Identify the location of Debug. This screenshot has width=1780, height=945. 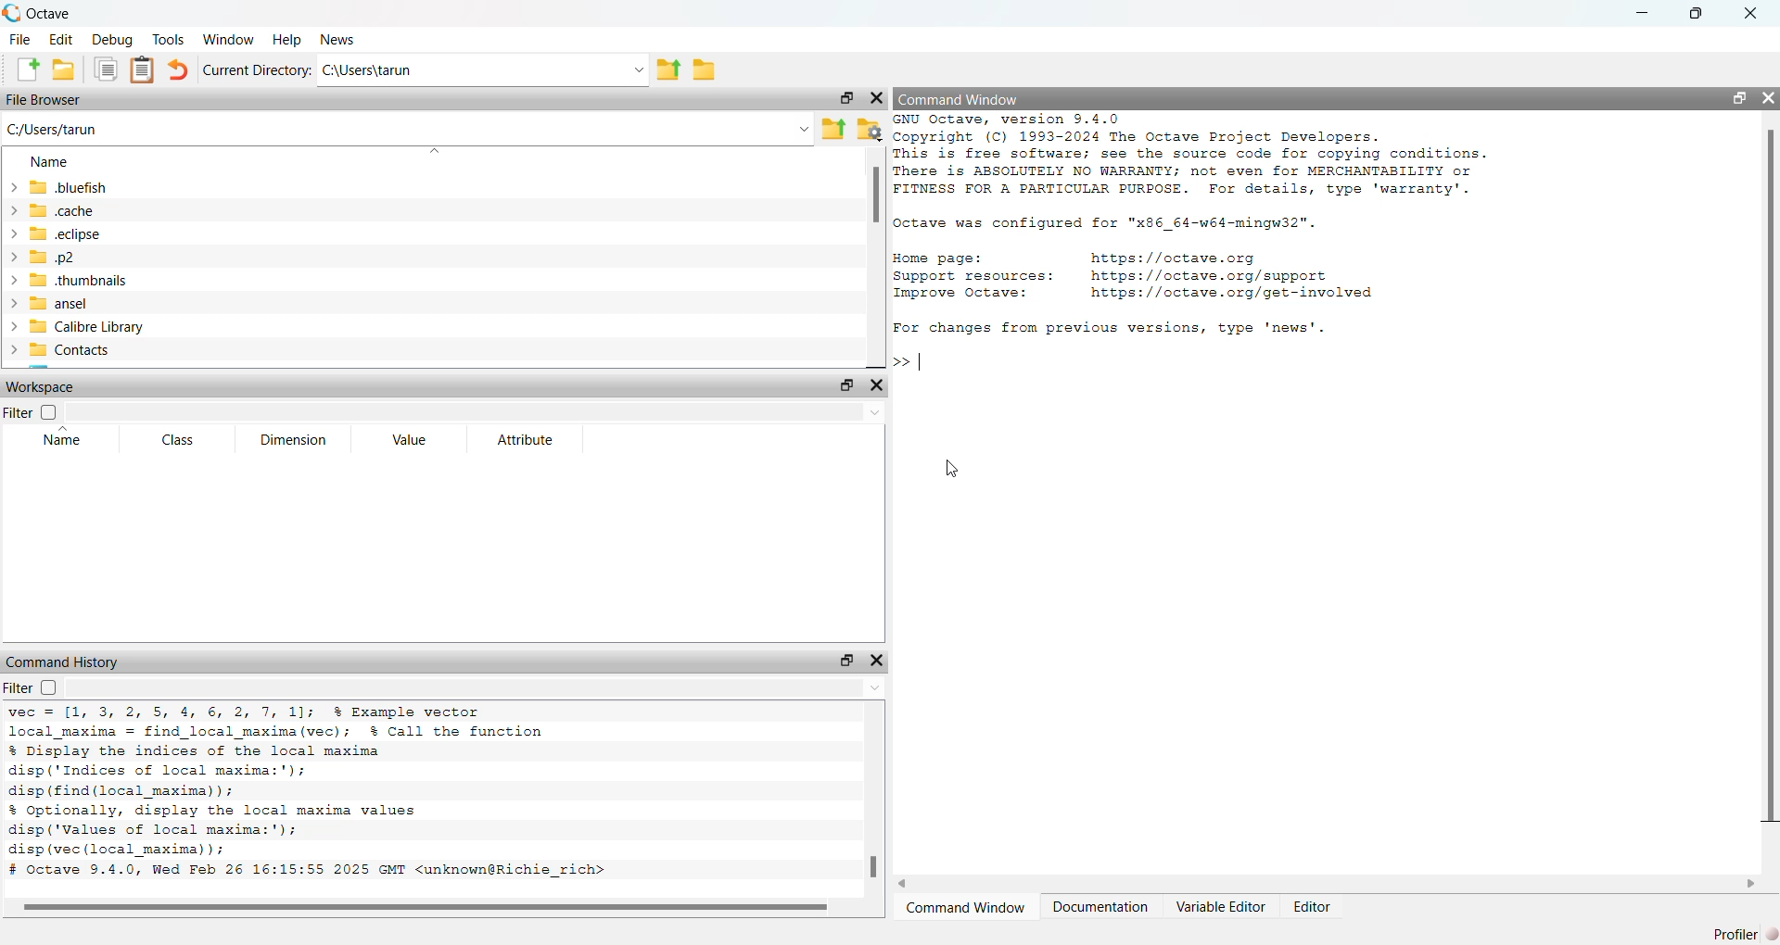
(112, 39).